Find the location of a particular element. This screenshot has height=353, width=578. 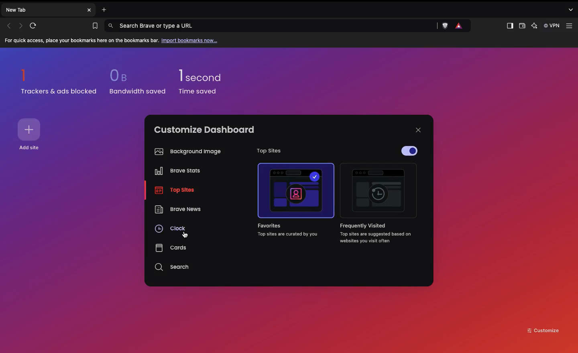

Sidebar is located at coordinates (509, 26).